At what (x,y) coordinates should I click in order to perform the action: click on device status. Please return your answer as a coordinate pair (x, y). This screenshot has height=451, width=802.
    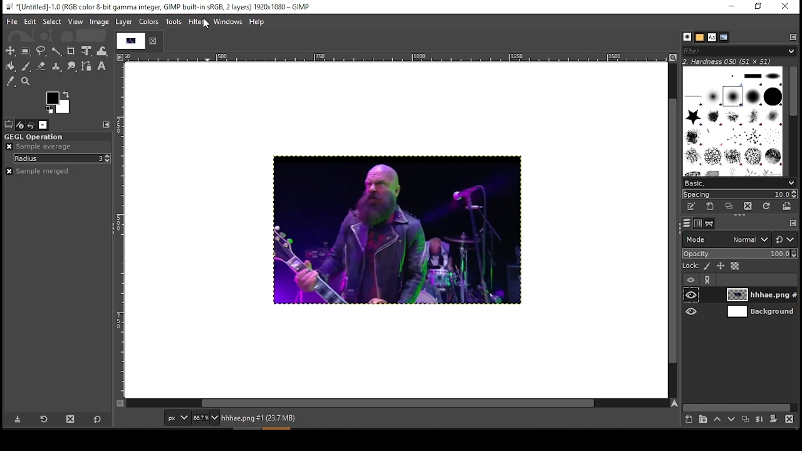
    Looking at the image, I should click on (19, 124).